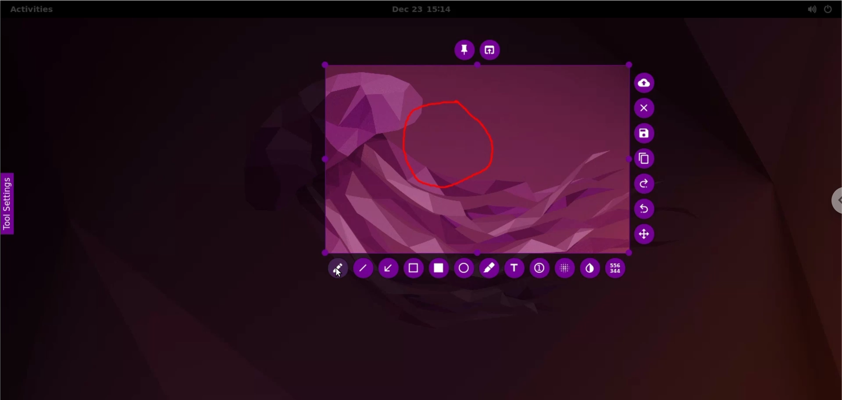 This screenshot has width=842, height=400. I want to click on choose app to open screenshot, so click(494, 50).